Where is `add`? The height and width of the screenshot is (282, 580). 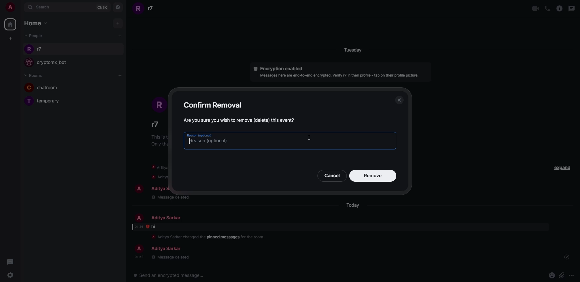
add is located at coordinates (119, 35).